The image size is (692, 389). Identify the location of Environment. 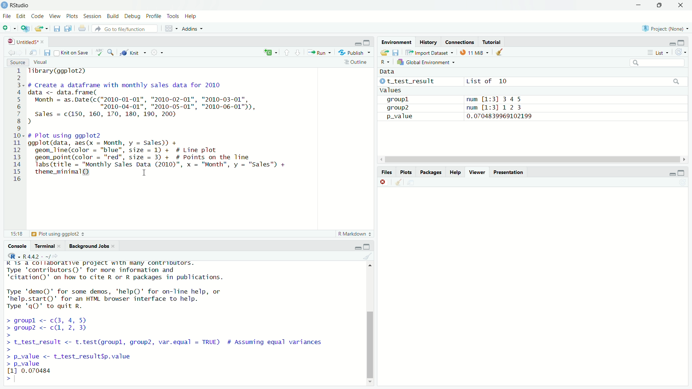
(395, 41).